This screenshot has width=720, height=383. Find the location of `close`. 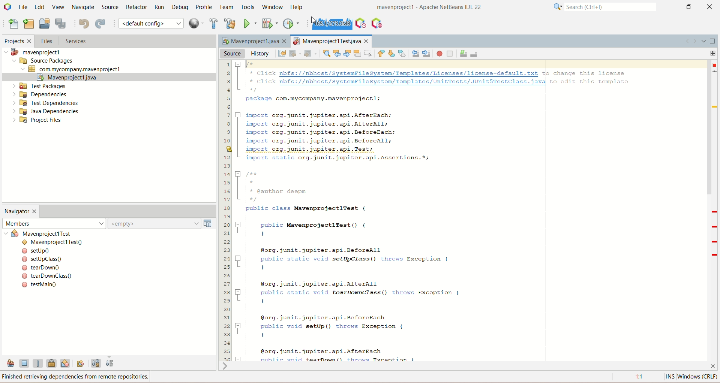

close is located at coordinates (713, 7).